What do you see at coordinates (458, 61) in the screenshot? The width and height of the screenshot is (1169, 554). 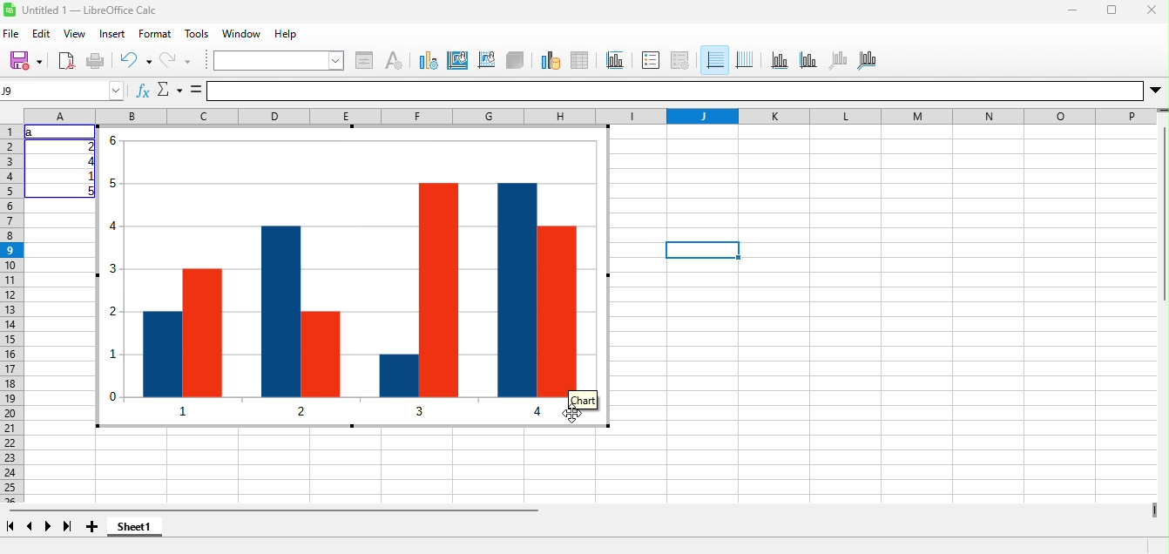 I see `chart area` at bounding box center [458, 61].